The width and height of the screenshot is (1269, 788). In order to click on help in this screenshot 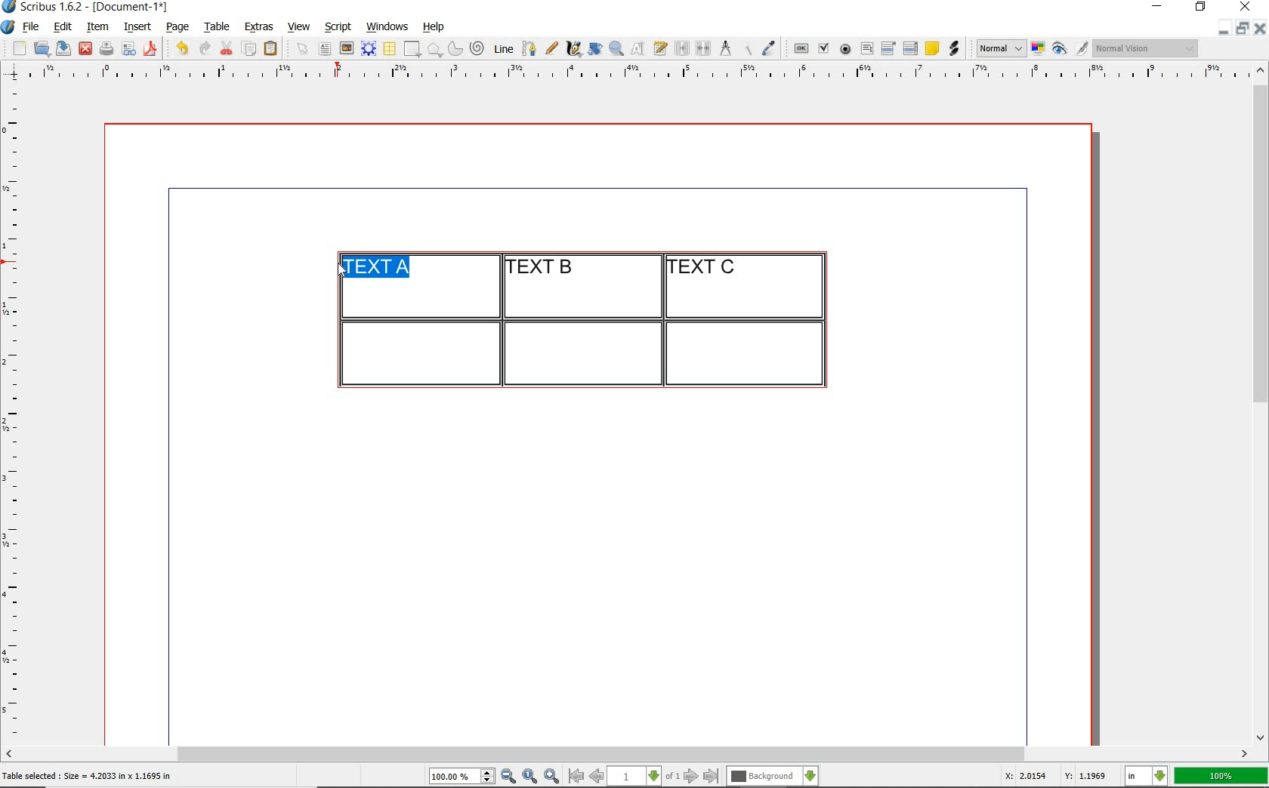, I will do `click(432, 28)`.